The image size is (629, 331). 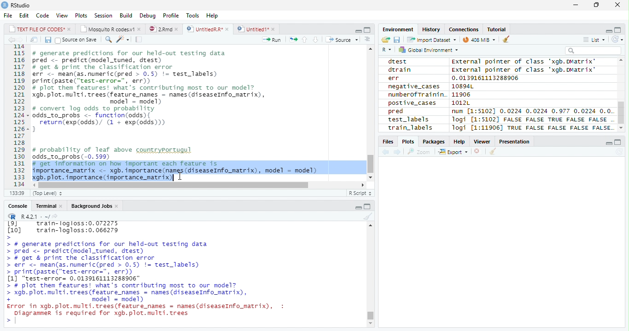 I want to click on dtest, so click(x=397, y=61).